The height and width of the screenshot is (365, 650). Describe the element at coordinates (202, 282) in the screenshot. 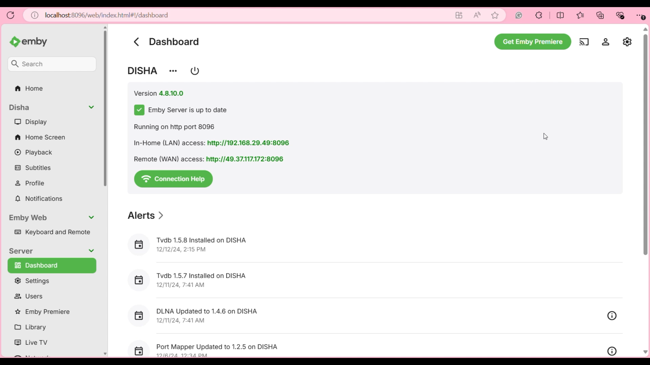

I see `Tvdb 1.5.7 Installed on DISHA
12/1/24, 7:41 AM` at that location.